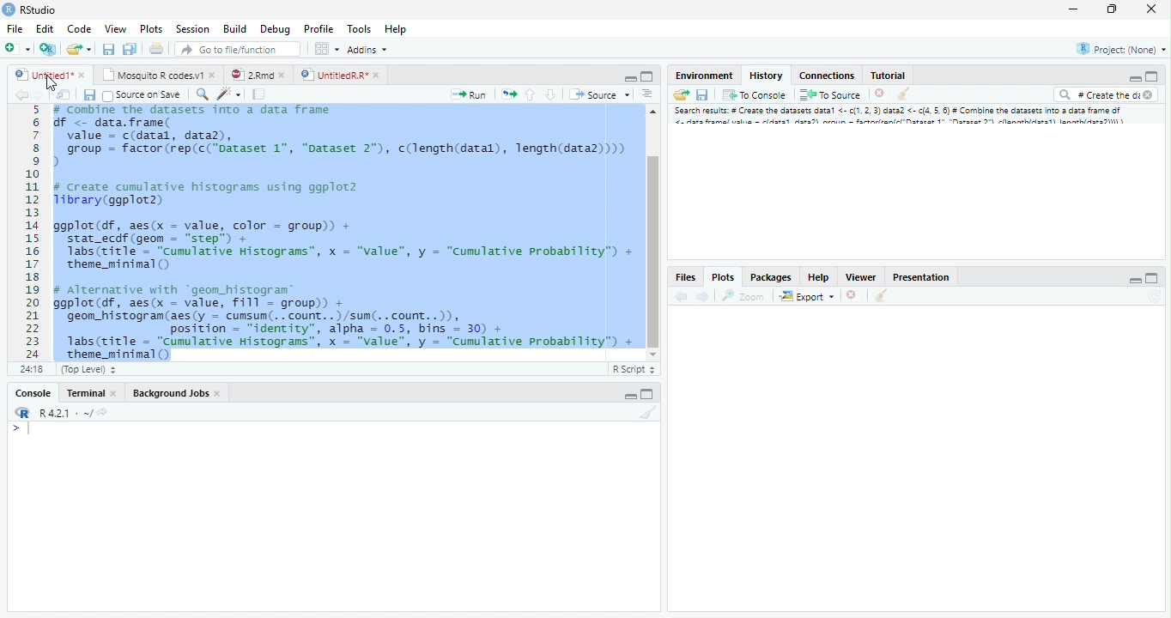 The width and height of the screenshot is (1171, 618). Describe the element at coordinates (685, 276) in the screenshot. I see `Files` at that location.